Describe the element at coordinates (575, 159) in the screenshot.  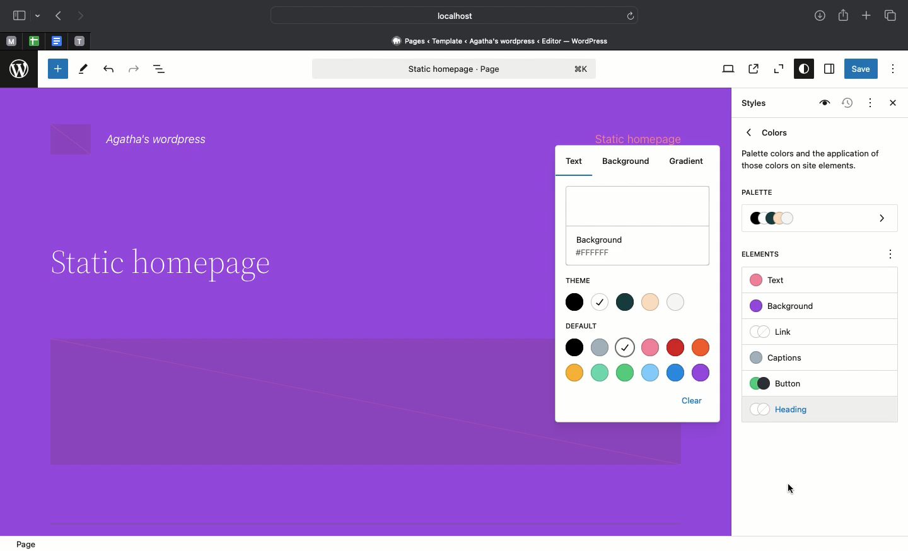
I see `Text` at that location.